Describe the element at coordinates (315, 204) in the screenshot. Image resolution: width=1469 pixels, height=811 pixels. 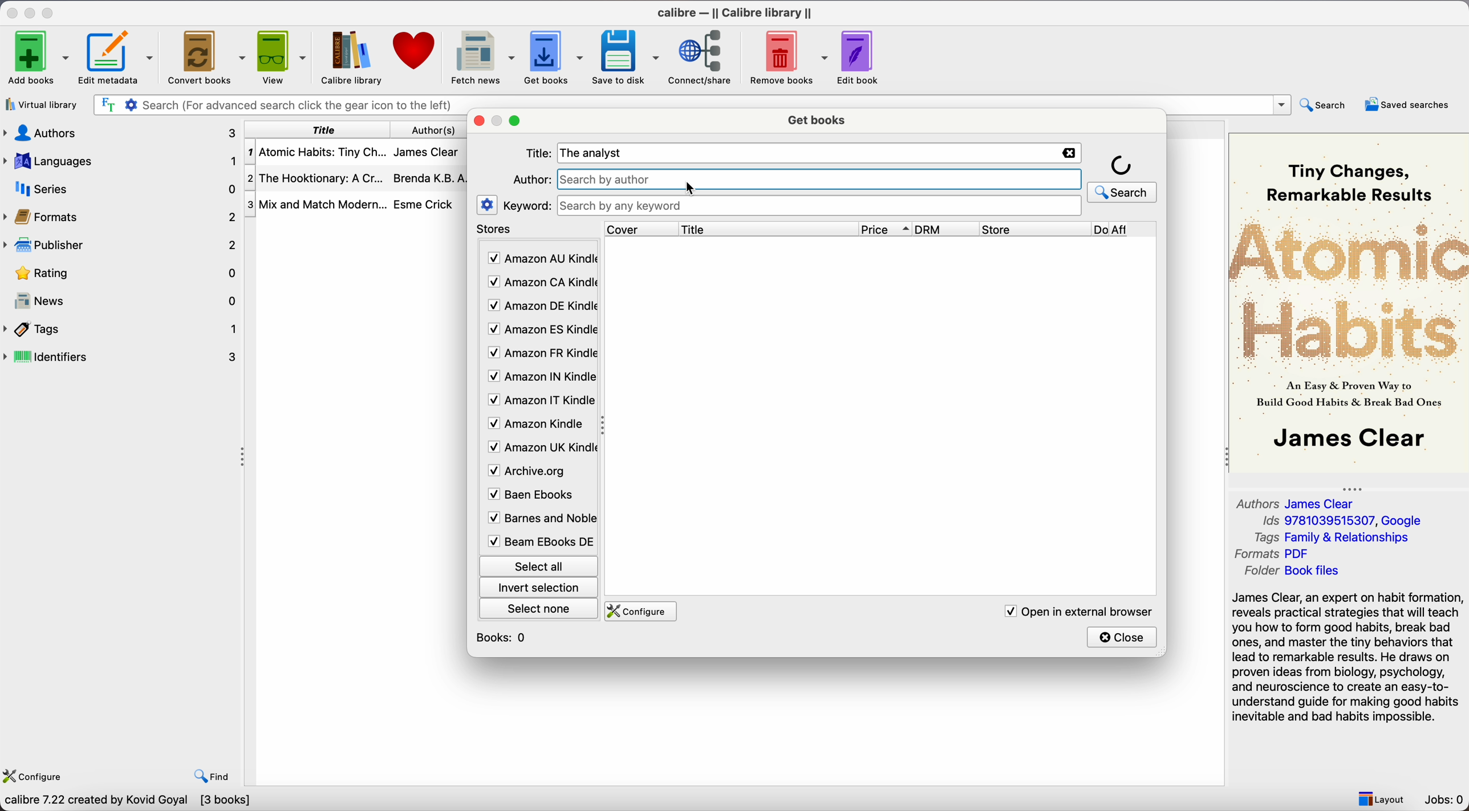
I see `Mix and Mtach Modern...` at that location.